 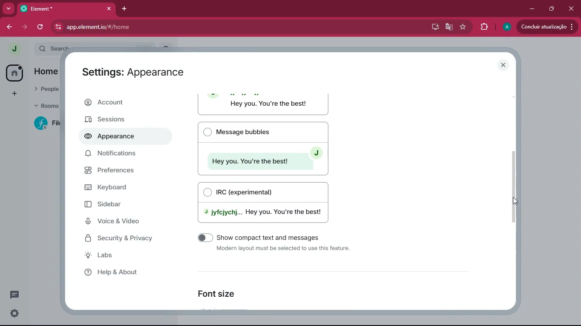 What do you see at coordinates (123, 222) in the screenshot?
I see `voice` at bounding box center [123, 222].